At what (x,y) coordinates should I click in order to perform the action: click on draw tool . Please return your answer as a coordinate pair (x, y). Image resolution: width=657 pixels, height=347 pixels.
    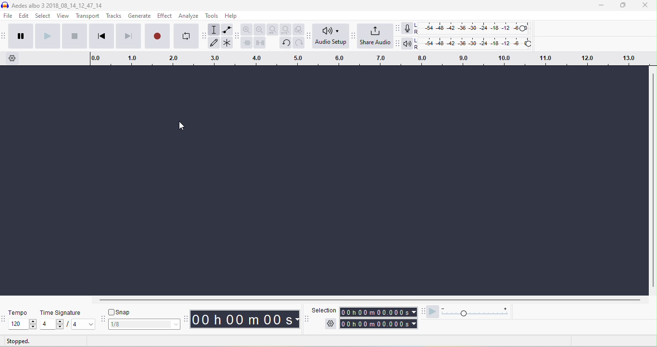
    Looking at the image, I should click on (214, 42).